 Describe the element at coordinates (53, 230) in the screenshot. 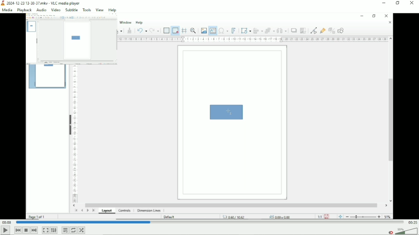

I see `Show extended settings` at that location.